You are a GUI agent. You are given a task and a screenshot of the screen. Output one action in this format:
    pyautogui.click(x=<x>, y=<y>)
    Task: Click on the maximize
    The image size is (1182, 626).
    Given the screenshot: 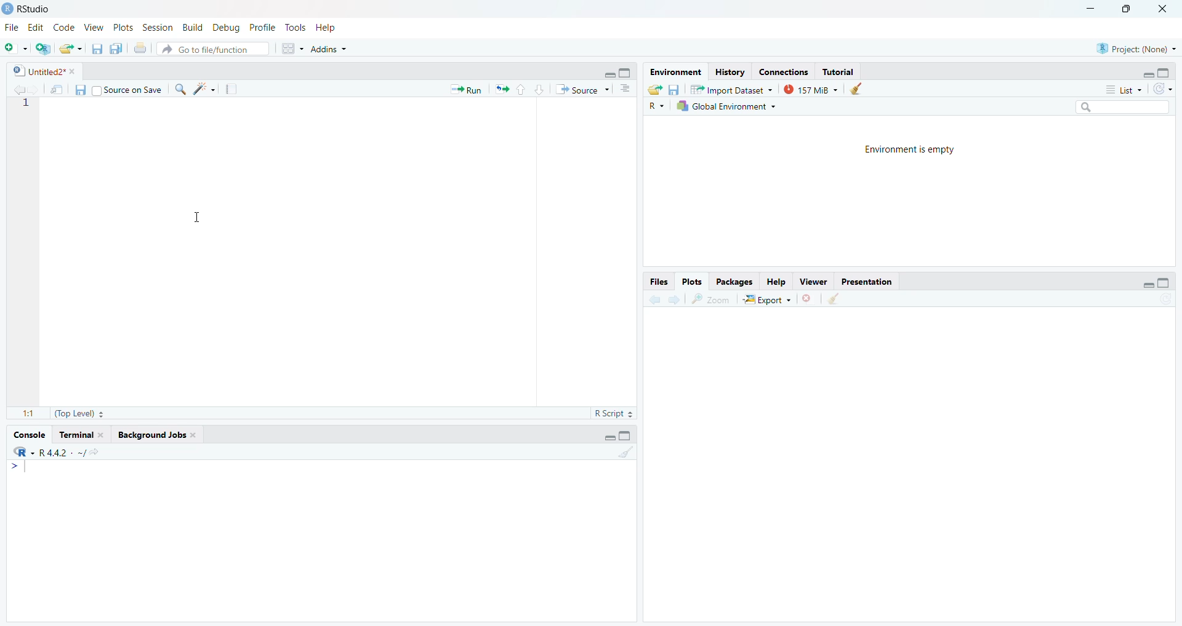 What is the action you would take?
    pyautogui.click(x=625, y=434)
    